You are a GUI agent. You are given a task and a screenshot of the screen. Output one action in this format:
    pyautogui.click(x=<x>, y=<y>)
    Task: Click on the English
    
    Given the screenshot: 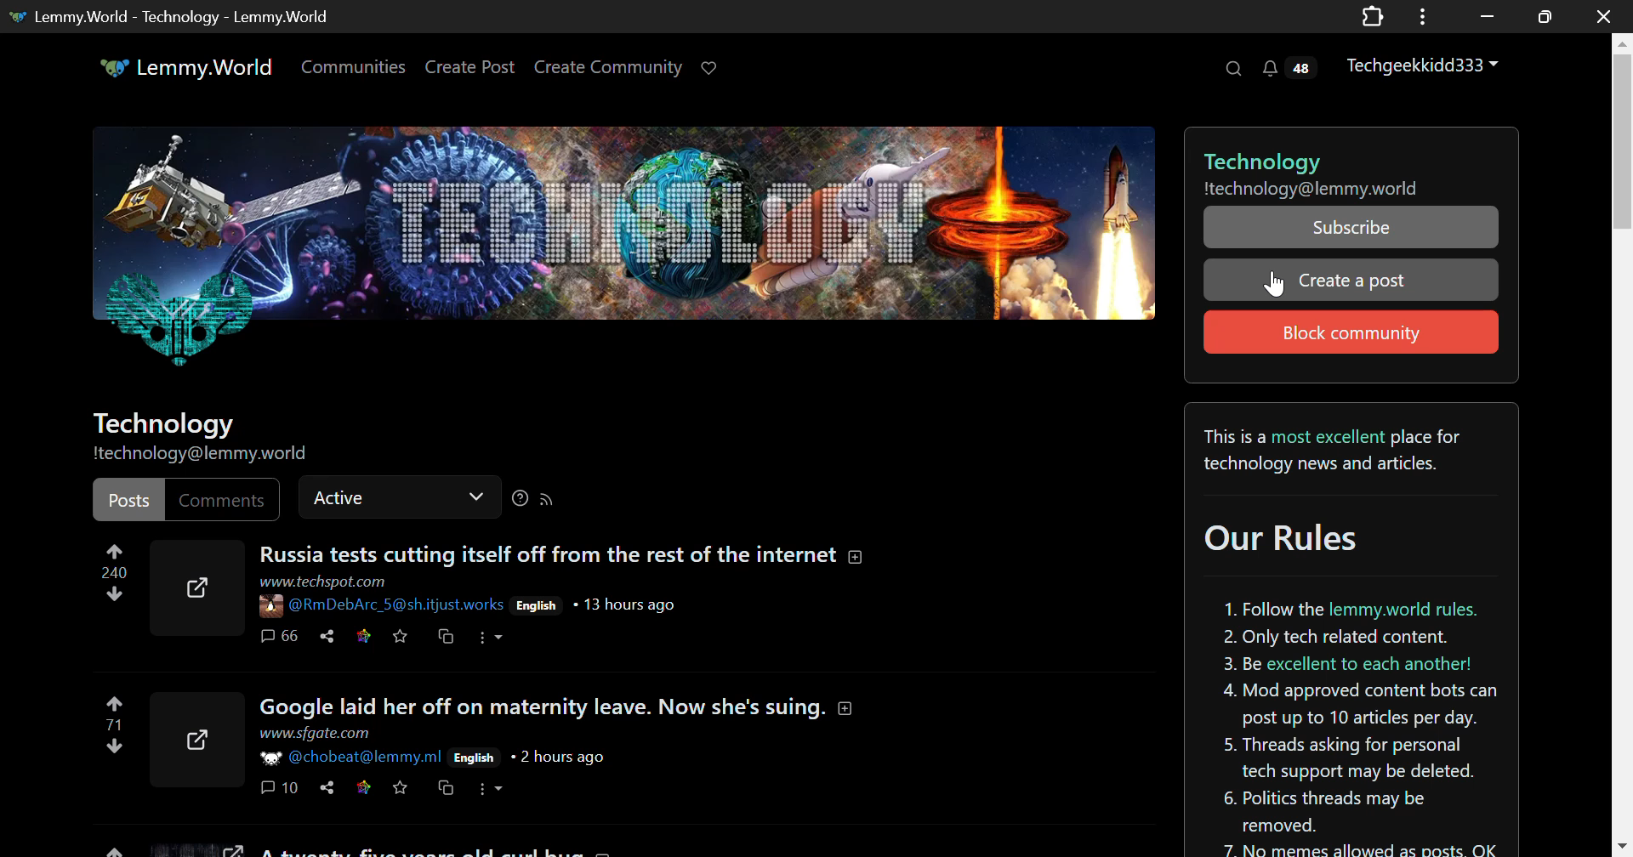 What is the action you would take?
    pyautogui.click(x=539, y=606)
    